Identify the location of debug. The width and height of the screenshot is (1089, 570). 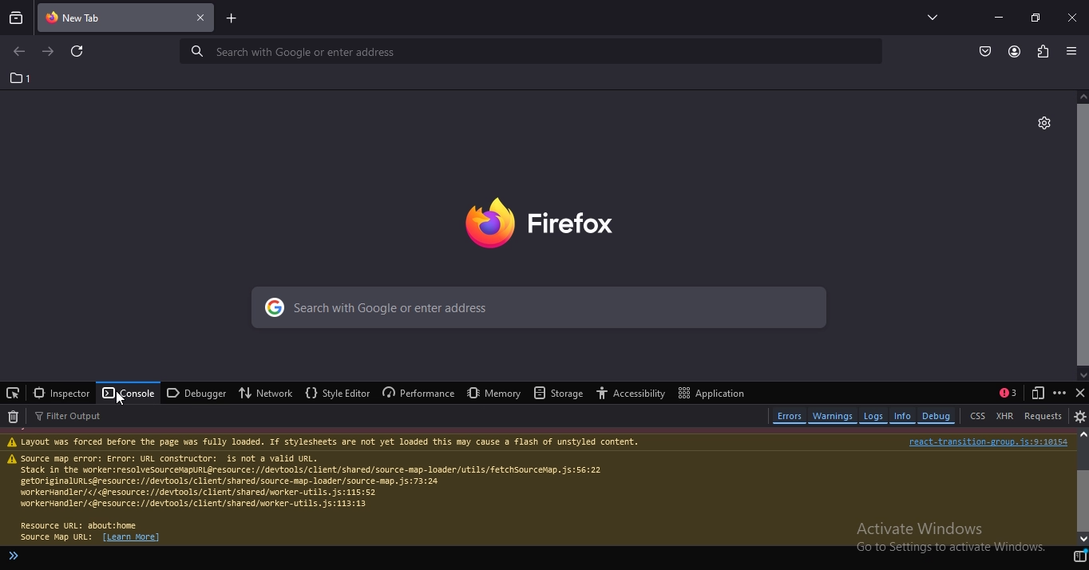
(939, 415).